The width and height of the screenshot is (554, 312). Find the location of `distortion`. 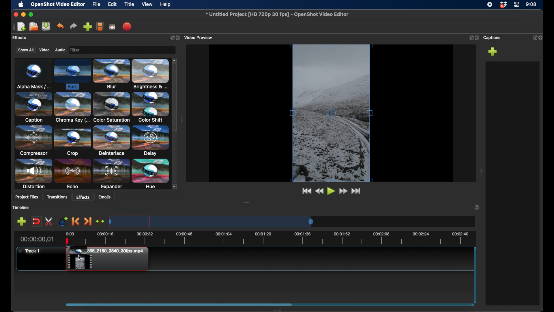

distortion is located at coordinates (33, 174).